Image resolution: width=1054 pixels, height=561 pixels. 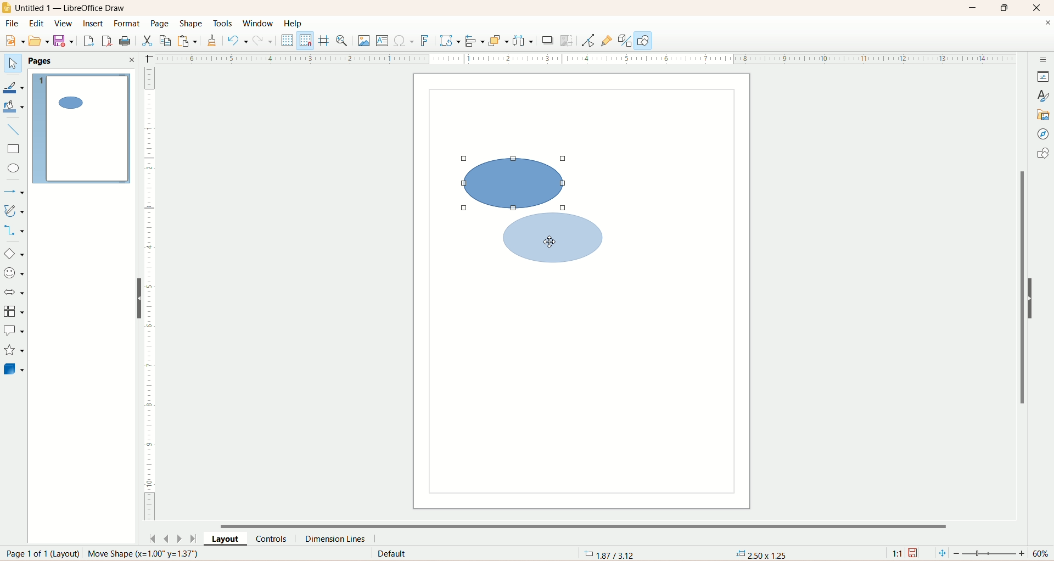 I want to click on edit, so click(x=36, y=23).